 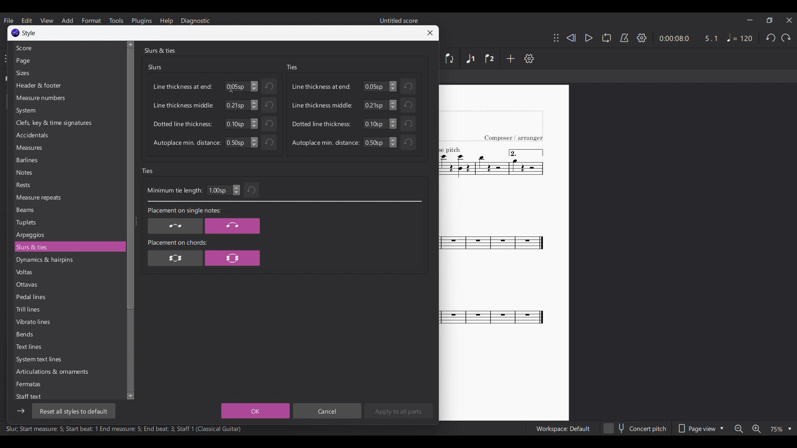 I want to click on Change width of side panel, so click(x=136, y=221).